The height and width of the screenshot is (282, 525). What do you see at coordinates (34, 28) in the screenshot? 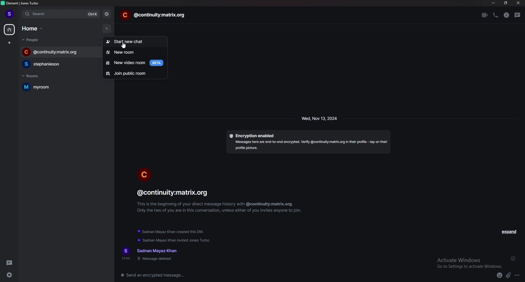
I see `home` at bounding box center [34, 28].